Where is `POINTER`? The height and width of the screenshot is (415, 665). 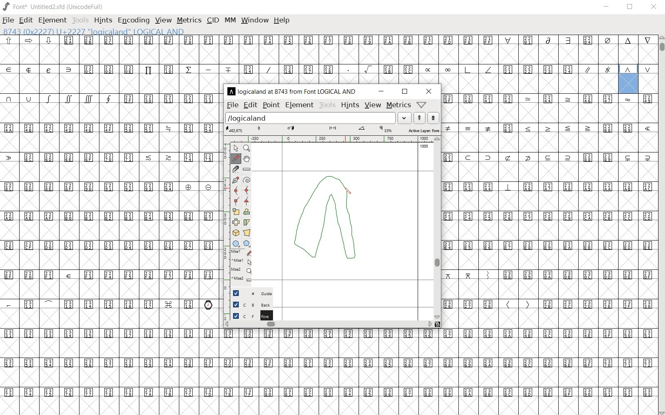
POINTER is located at coordinates (236, 149).